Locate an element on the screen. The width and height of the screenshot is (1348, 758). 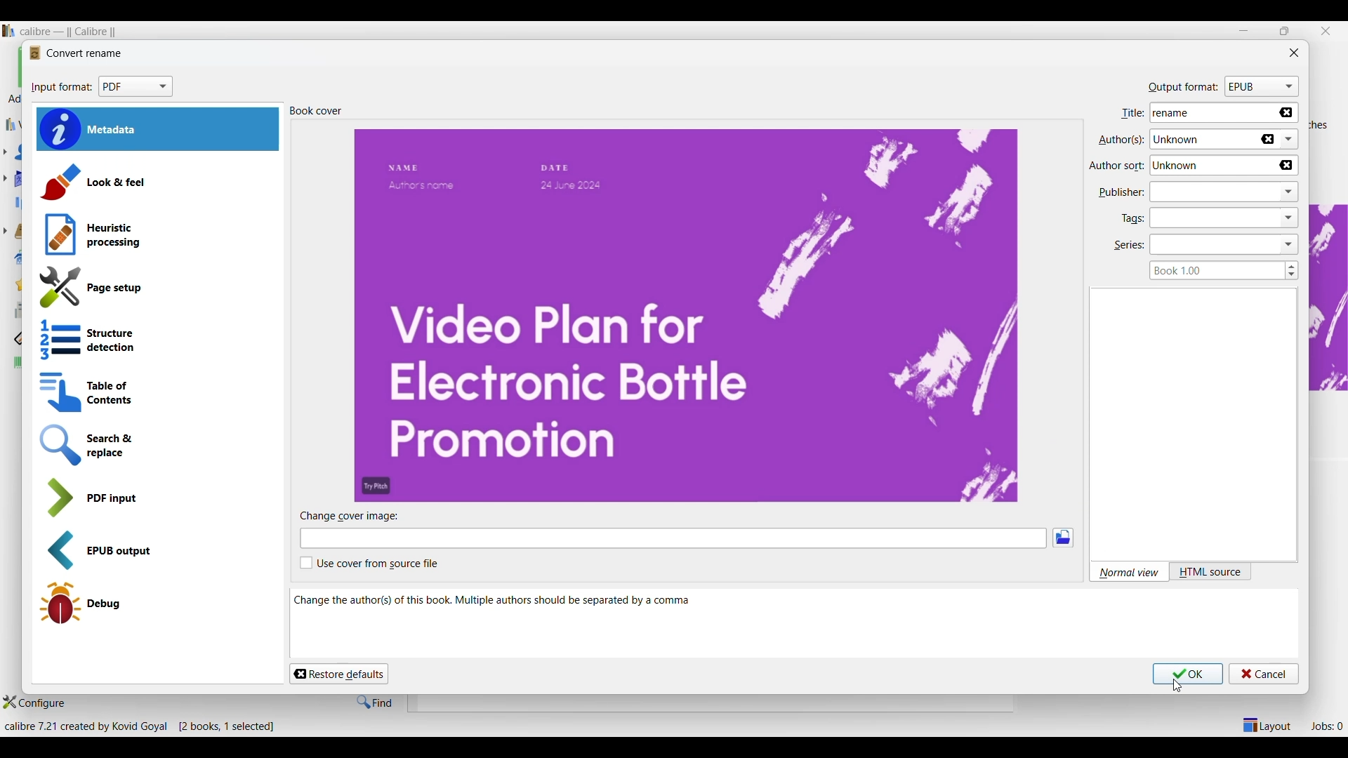
Close interface is located at coordinates (1326, 31).